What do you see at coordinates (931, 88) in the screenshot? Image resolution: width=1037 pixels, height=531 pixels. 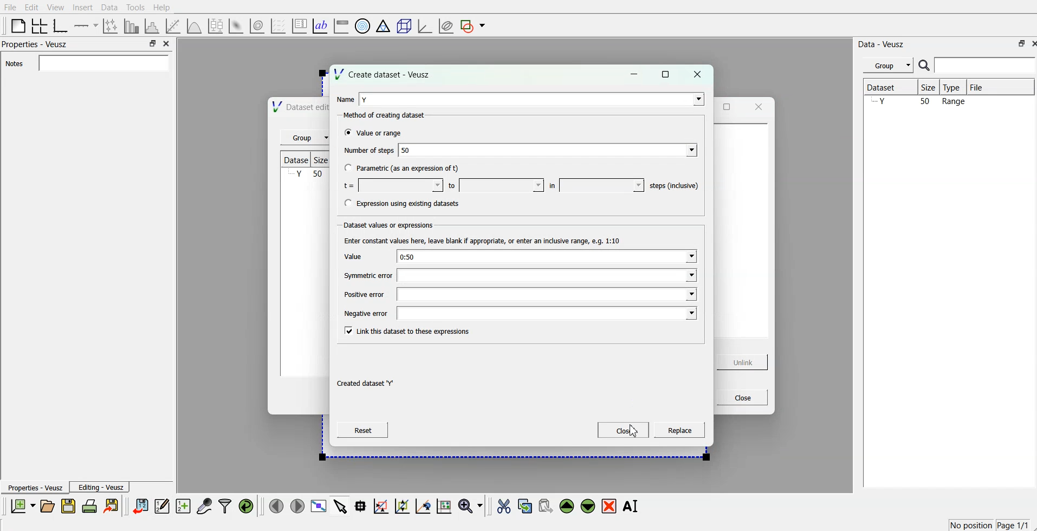 I see `Size` at bounding box center [931, 88].